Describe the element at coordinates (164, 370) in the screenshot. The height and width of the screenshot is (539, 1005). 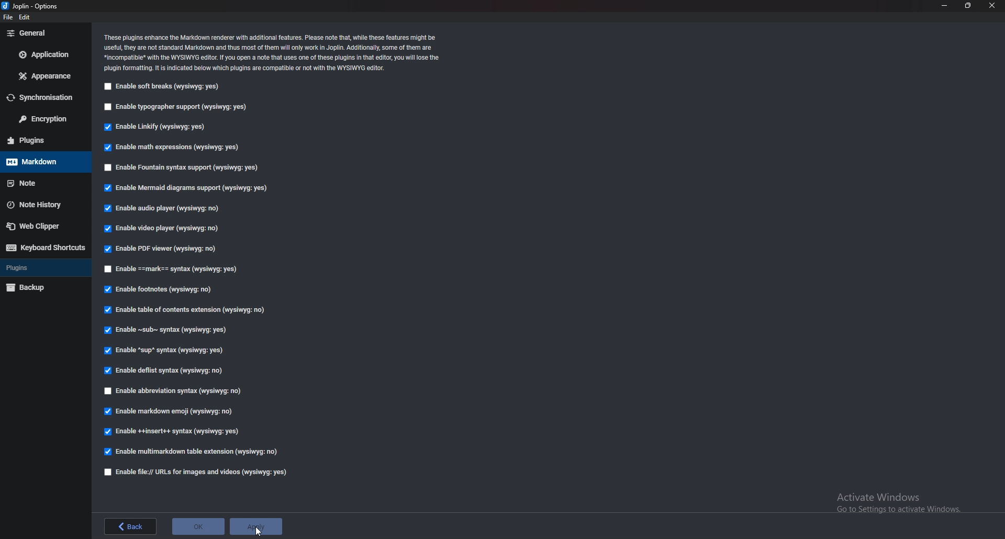
I see `enable deflist syntax` at that location.